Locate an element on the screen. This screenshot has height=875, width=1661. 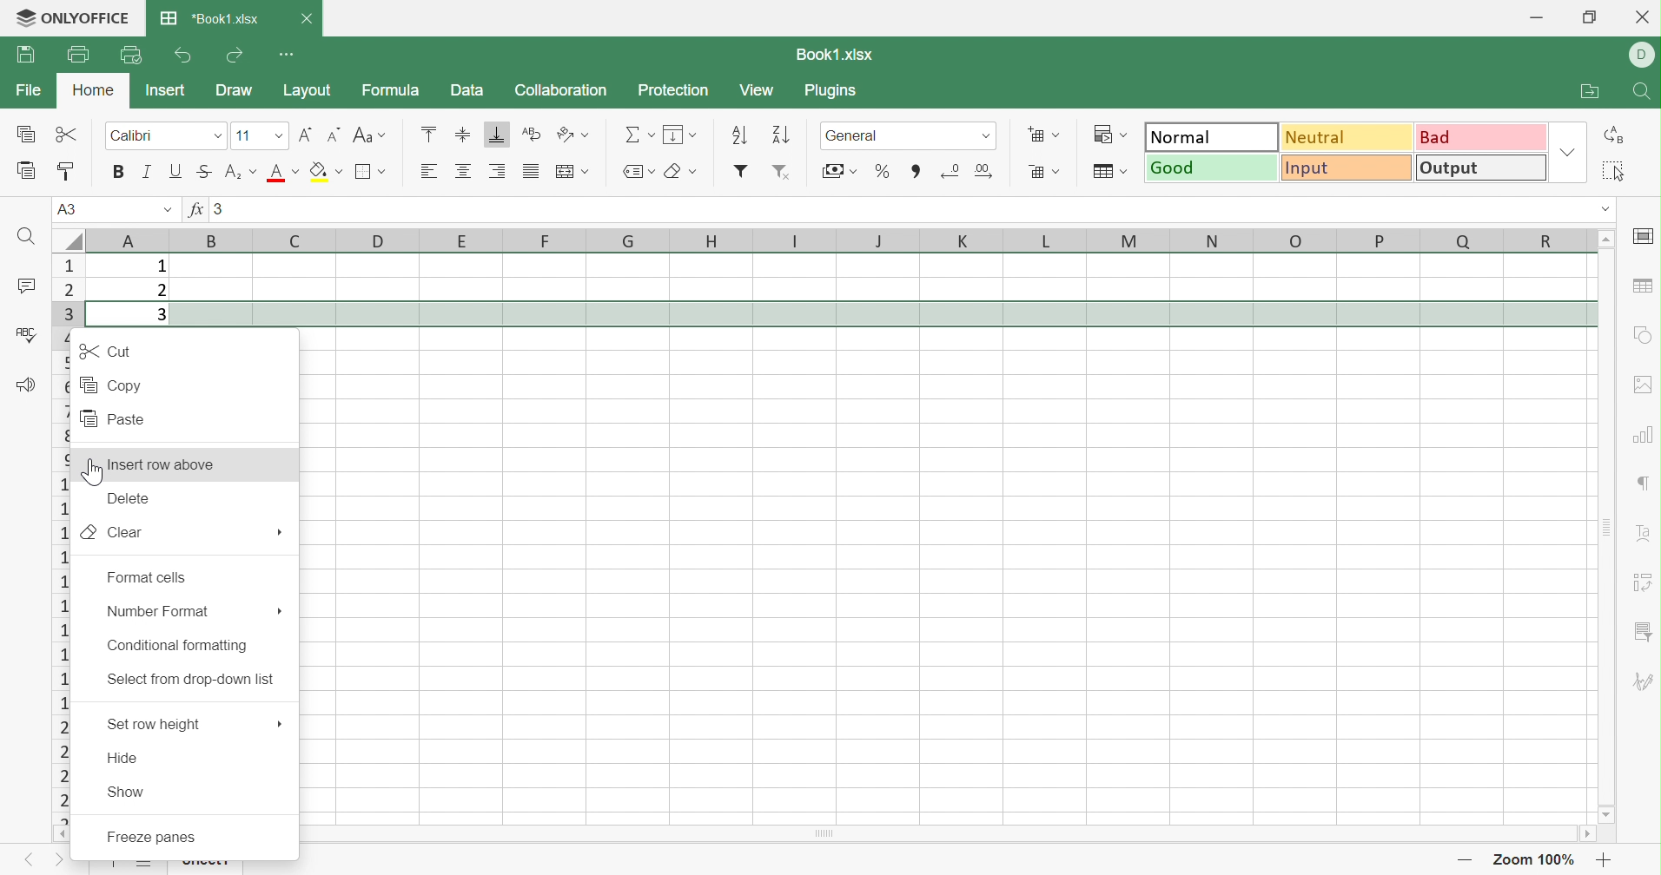
Formula is located at coordinates (394, 90).